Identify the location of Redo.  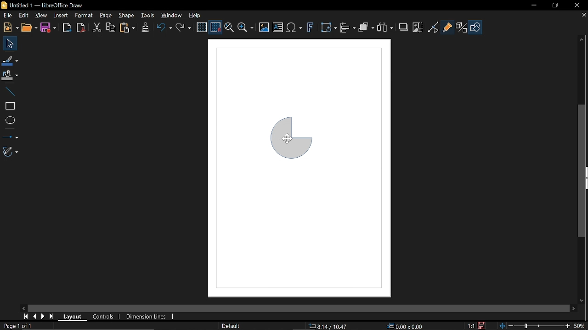
(183, 28).